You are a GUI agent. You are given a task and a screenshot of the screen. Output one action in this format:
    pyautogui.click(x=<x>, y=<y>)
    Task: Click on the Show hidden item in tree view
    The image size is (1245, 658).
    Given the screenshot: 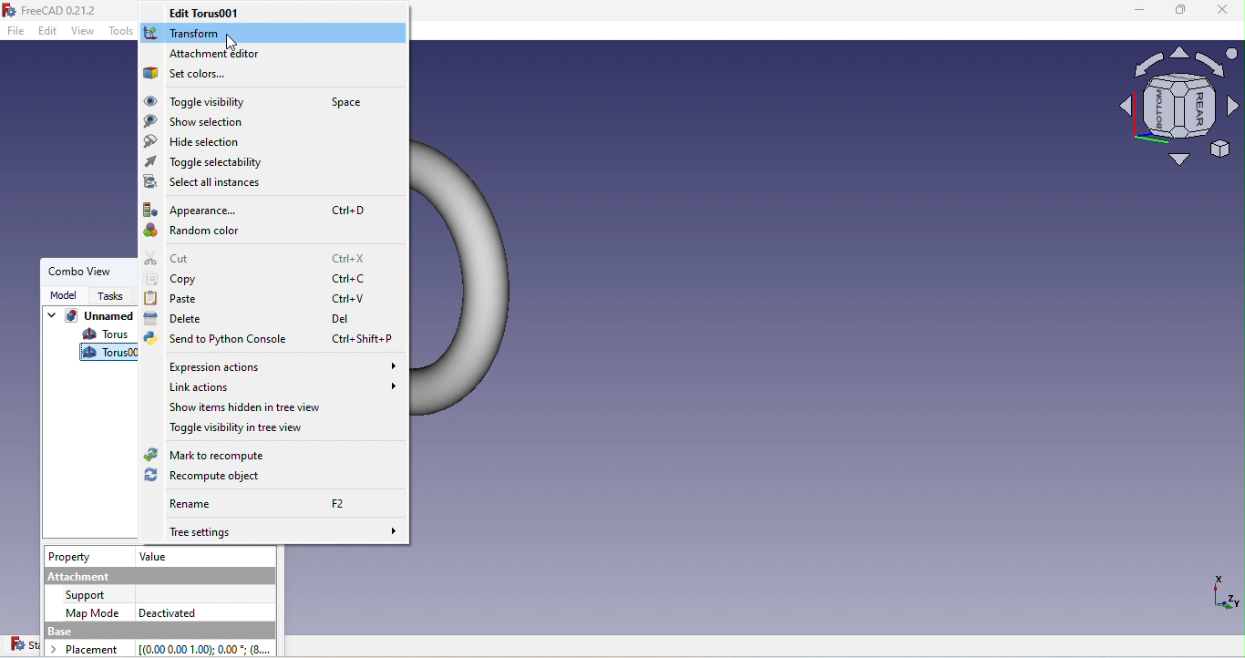 What is the action you would take?
    pyautogui.click(x=259, y=409)
    